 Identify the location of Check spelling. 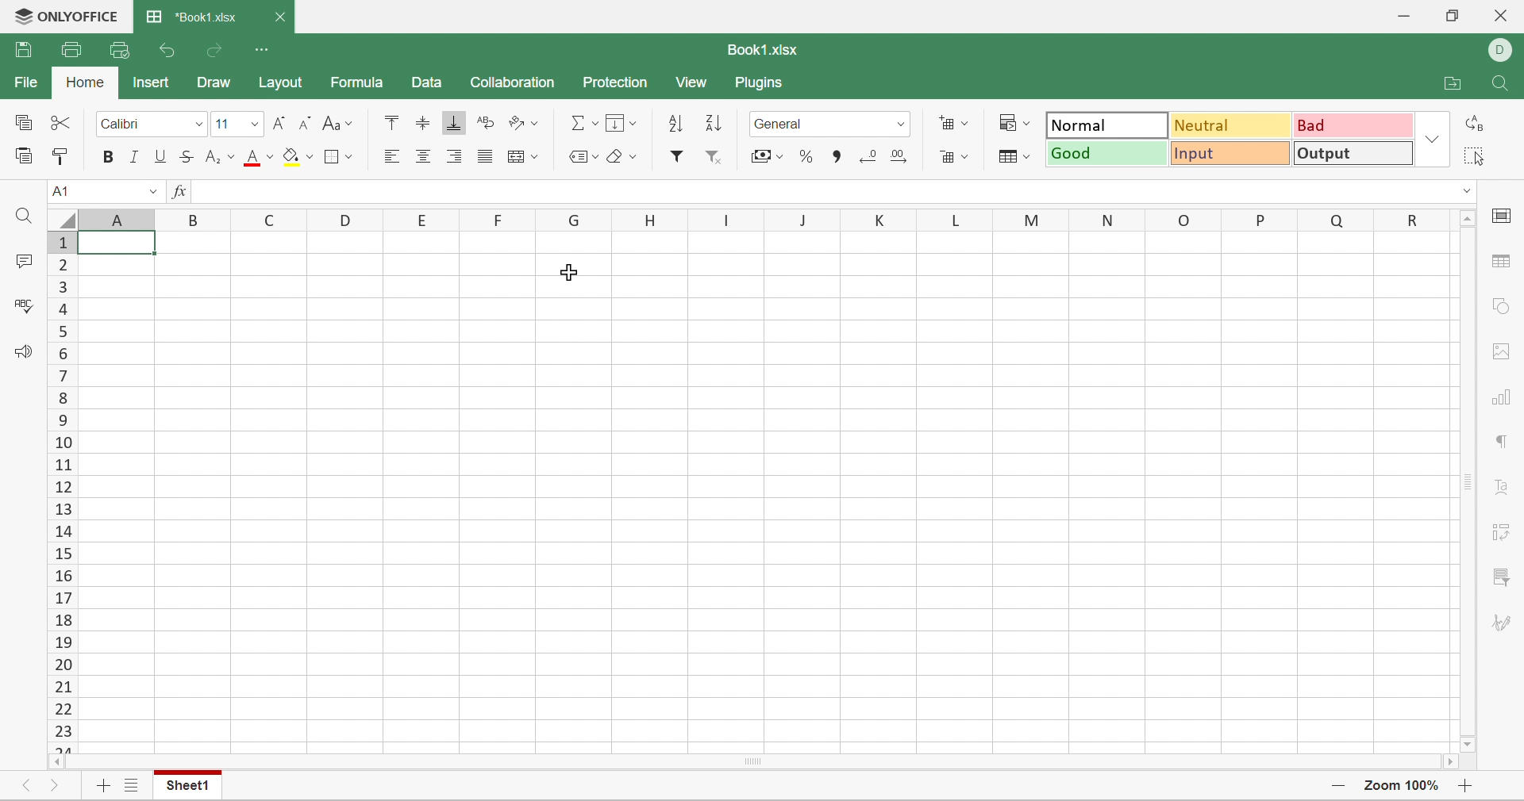
(27, 309).